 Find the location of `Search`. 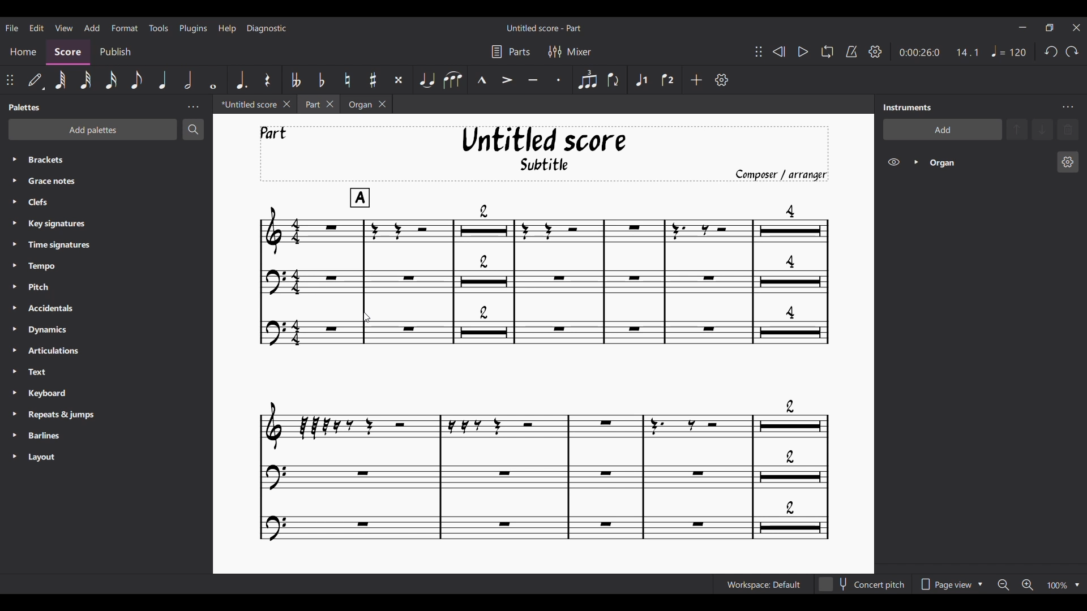

Search is located at coordinates (193, 130).